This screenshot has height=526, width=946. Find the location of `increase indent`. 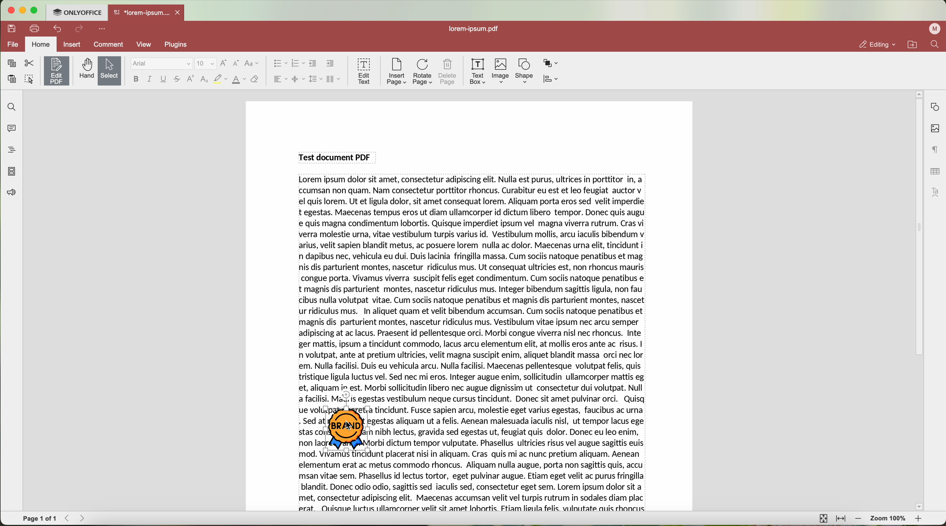

increase indent is located at coordinates (331, 63).